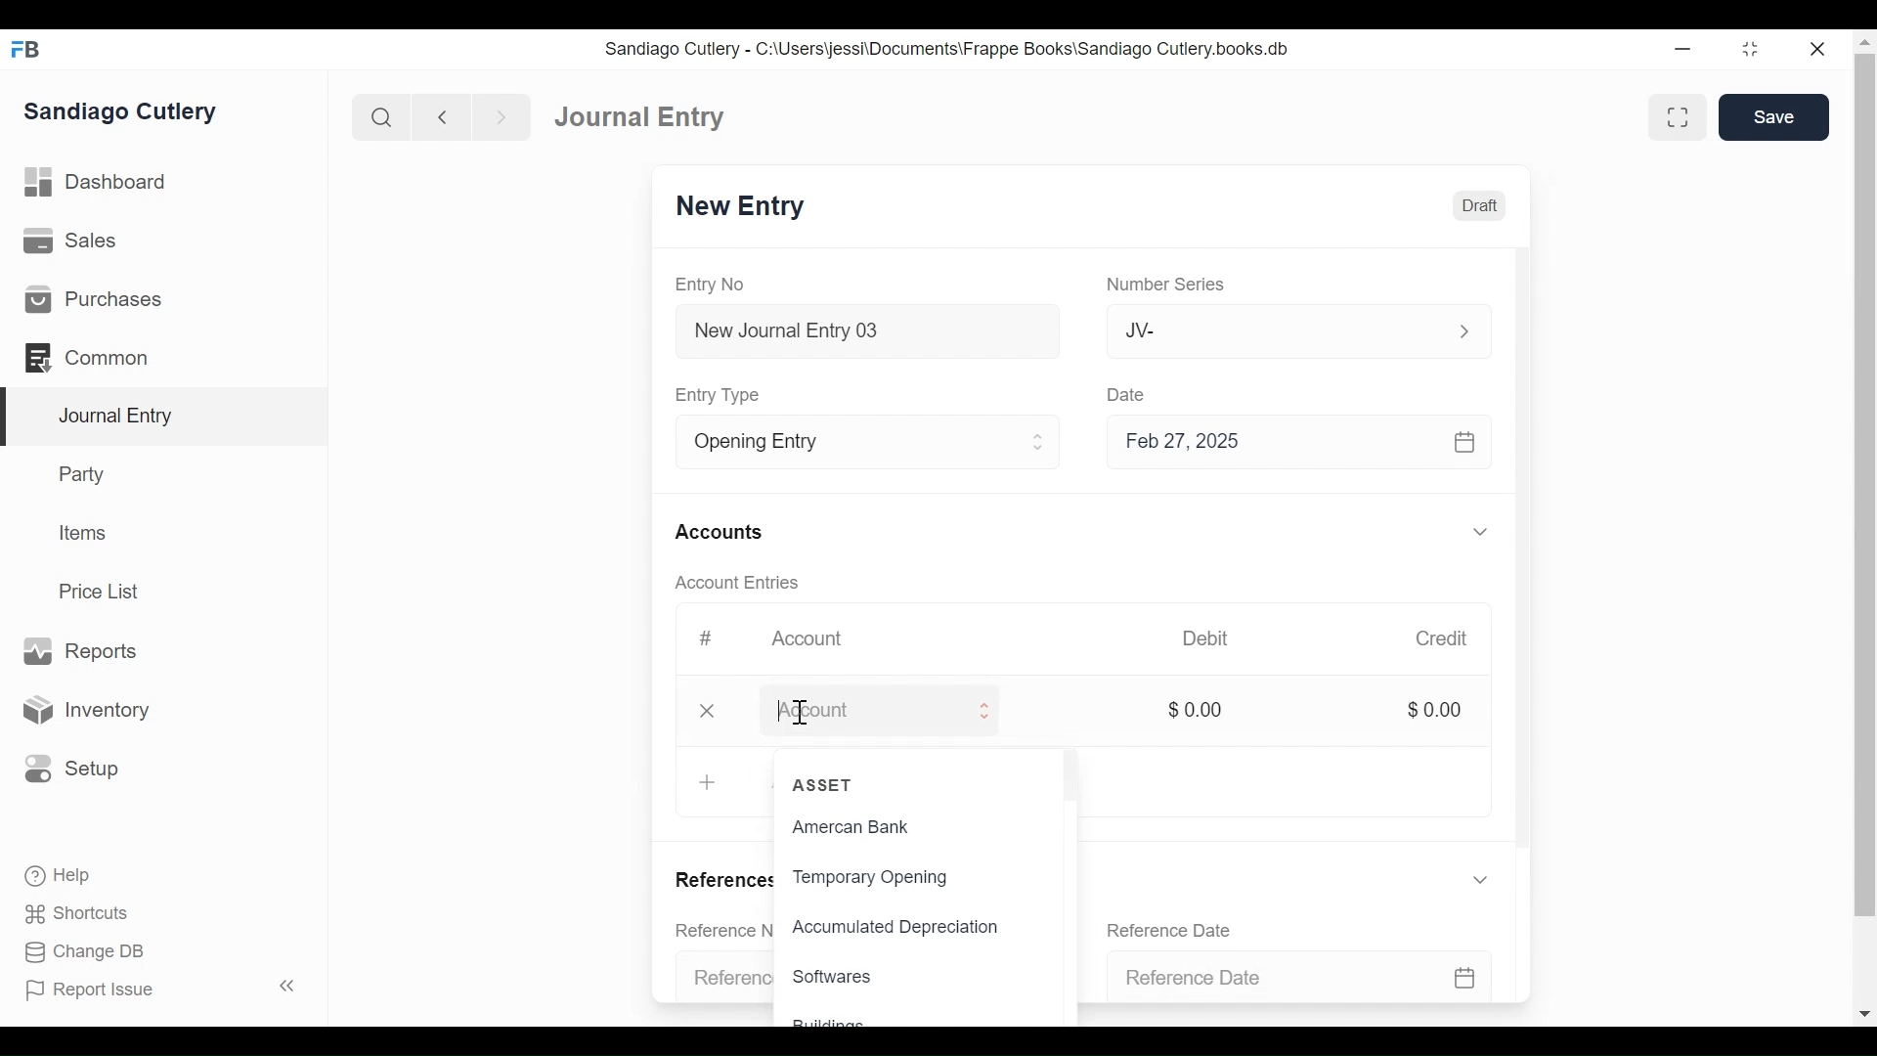  I want to click on Expand, so click(1040, 441).